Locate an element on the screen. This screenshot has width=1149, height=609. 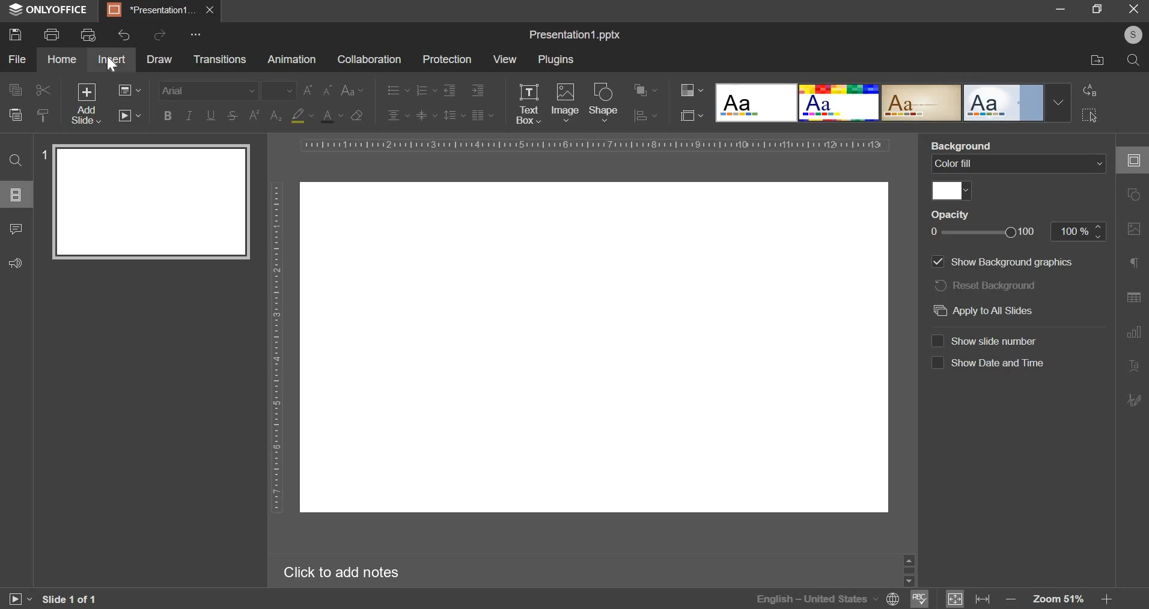
add slide is located at coordinates (85, 103).